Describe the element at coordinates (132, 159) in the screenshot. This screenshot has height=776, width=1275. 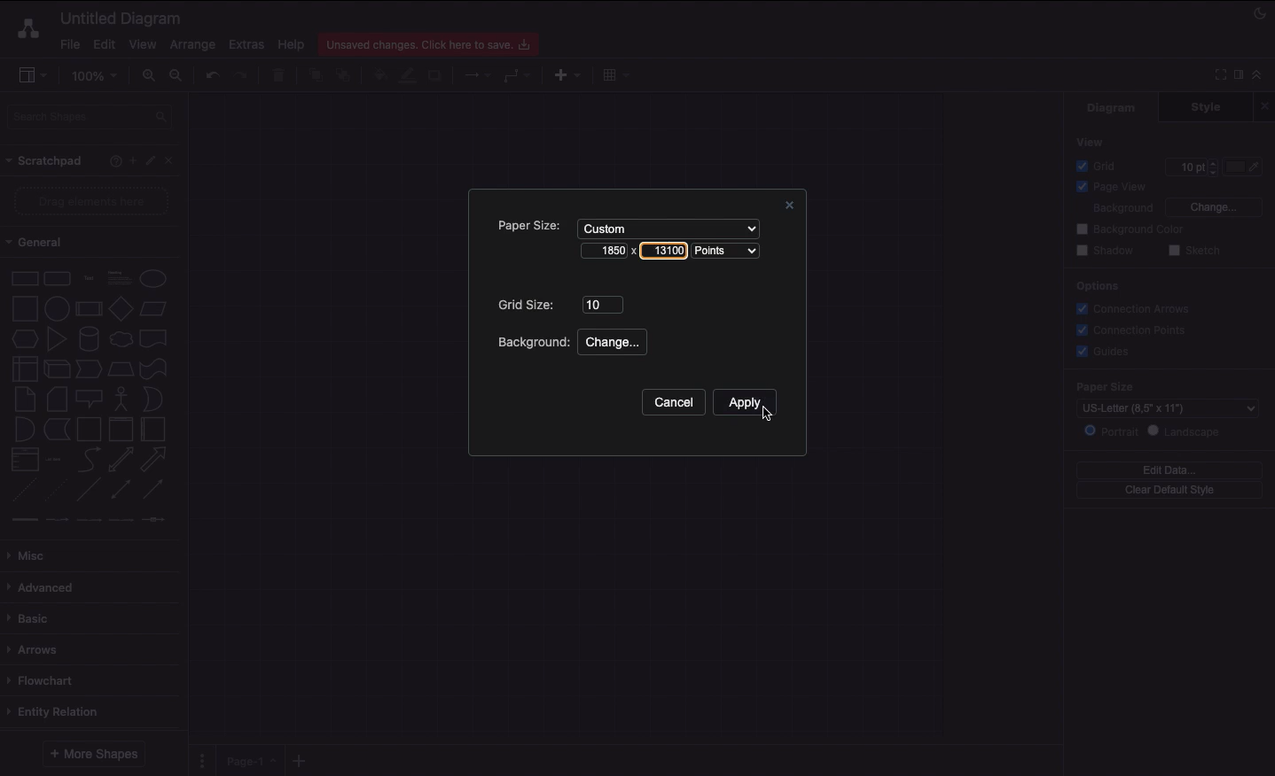
I see `Add` at that location.